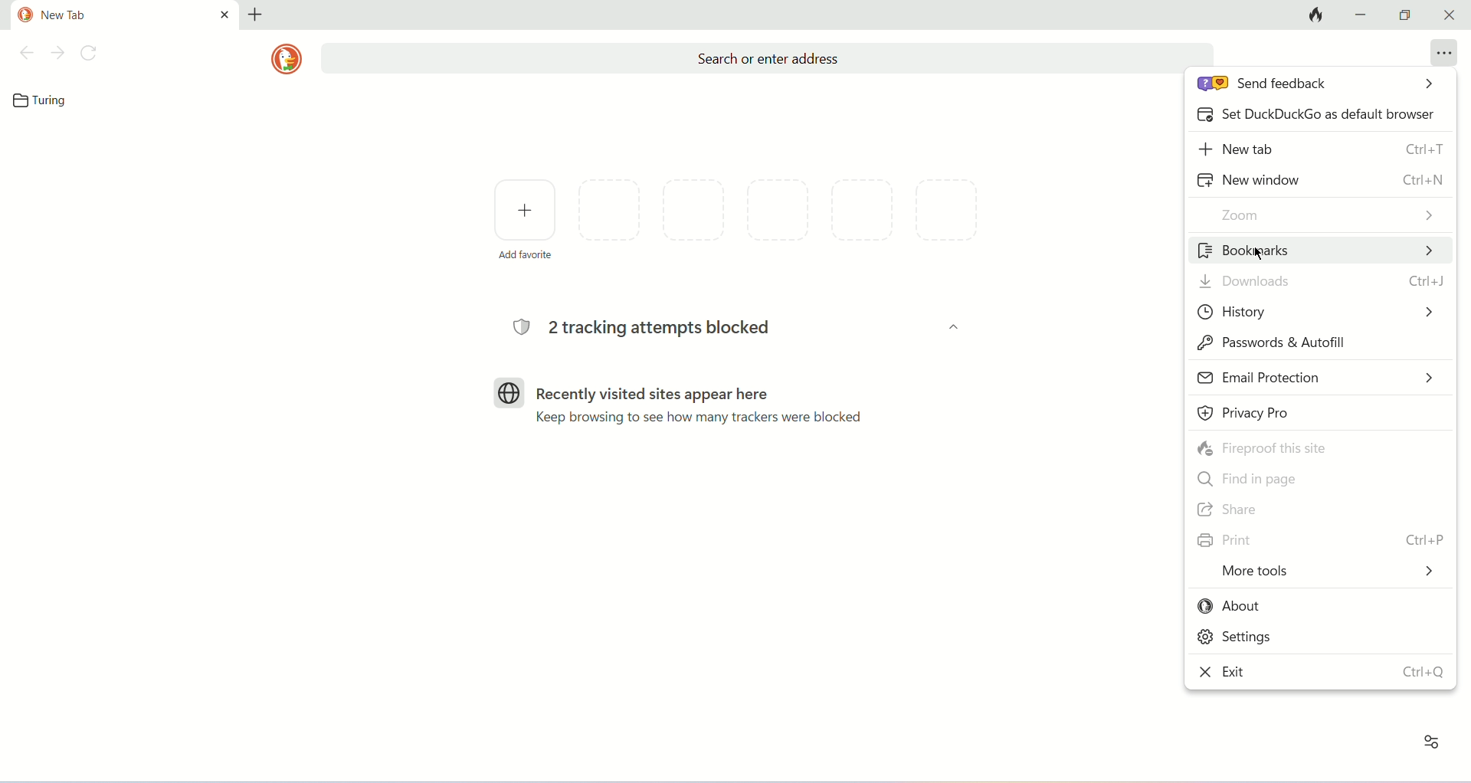 This screenshot has width=1471, height=783. What do you see at coordinates (1320, 673) in the screenshot?
I see `exit` at bounding box center [1320, 673].